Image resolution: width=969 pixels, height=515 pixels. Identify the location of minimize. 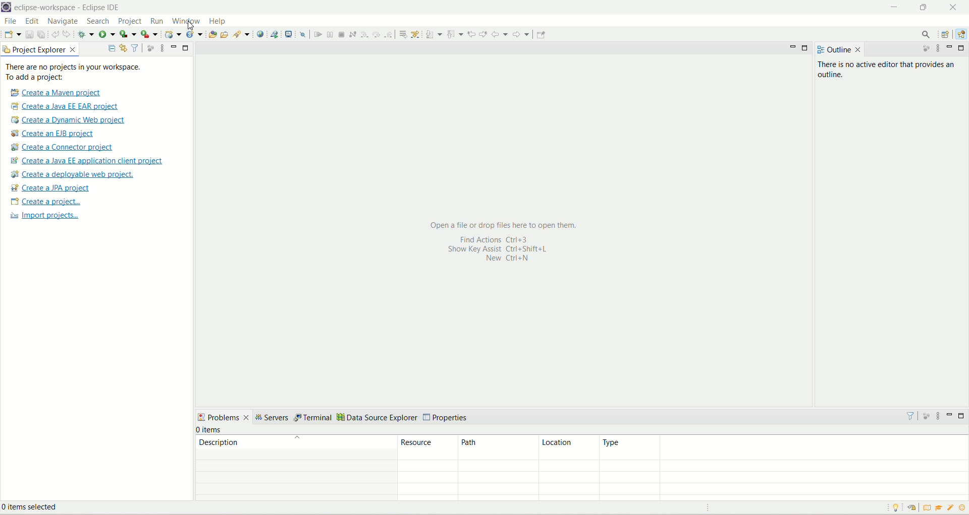
(951, 47).